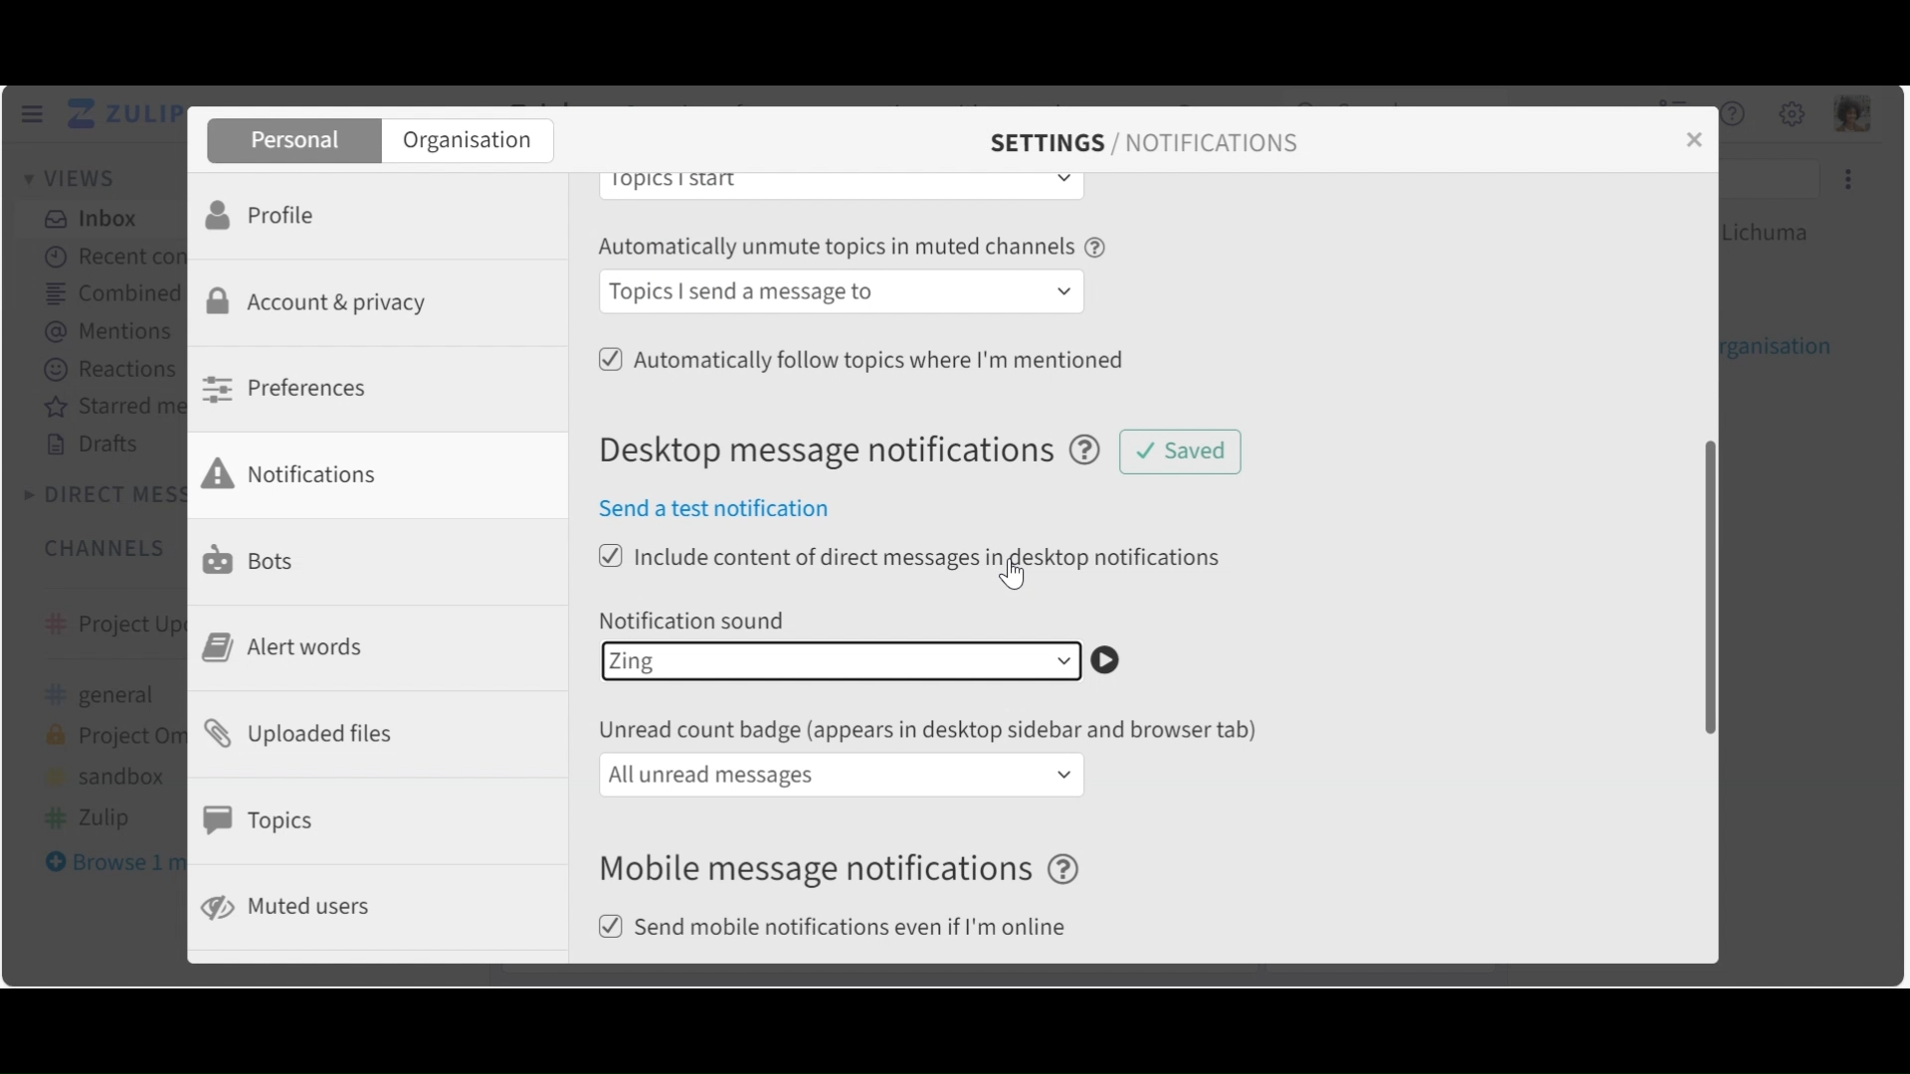 This screenshot has width=1910, height=1074. What do you see at coordinates (268, 213) in the screenshot?
I see `Profile` at bounding box center [268, 213].